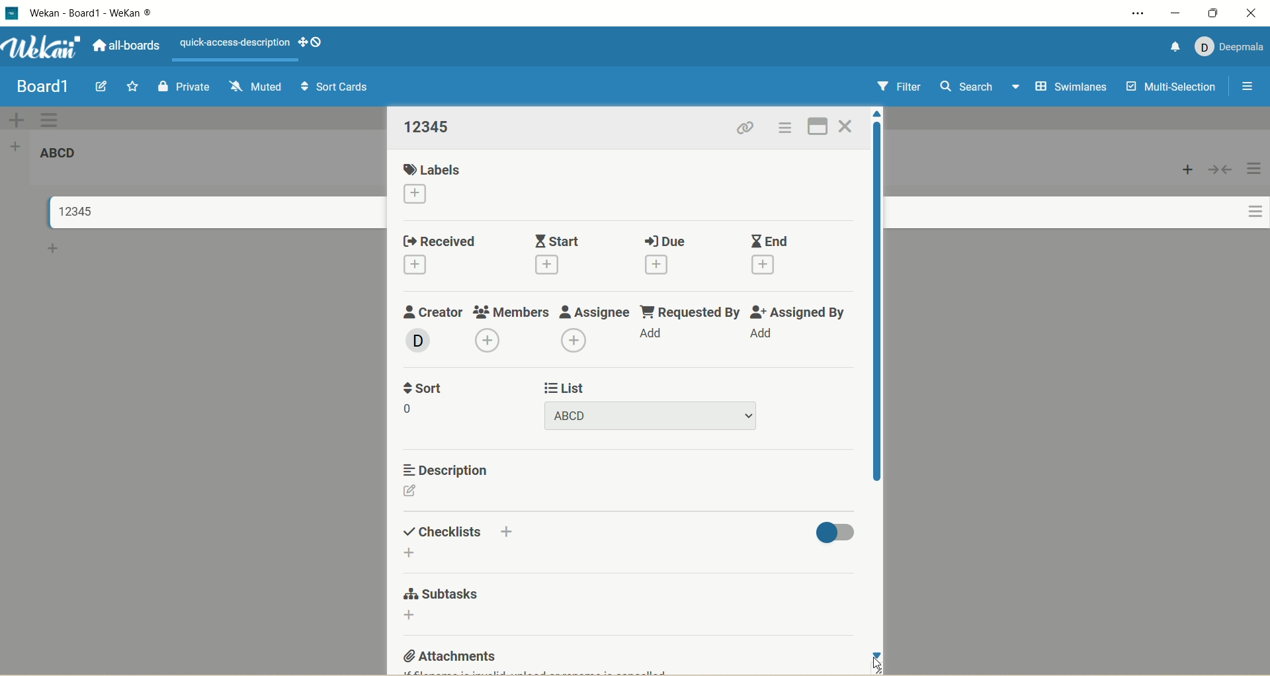 This screenshot has width=1270, height=676. Describe the element at coordinates (783, 130) in the screenshot. I see `actions` at that location.